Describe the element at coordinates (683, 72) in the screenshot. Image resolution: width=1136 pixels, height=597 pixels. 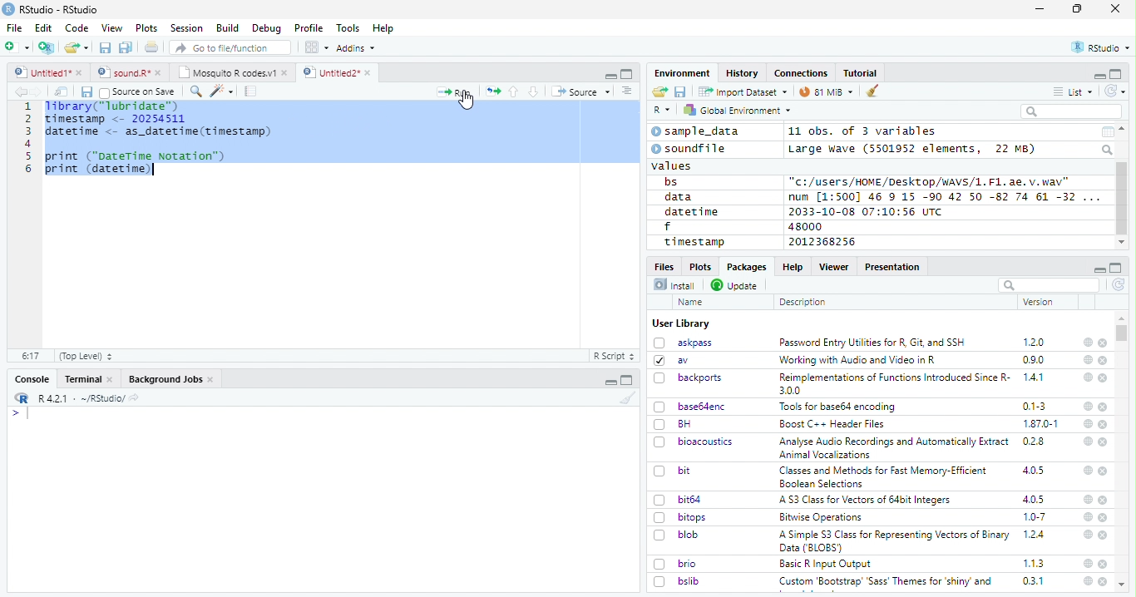
I see `Environment` at that location.